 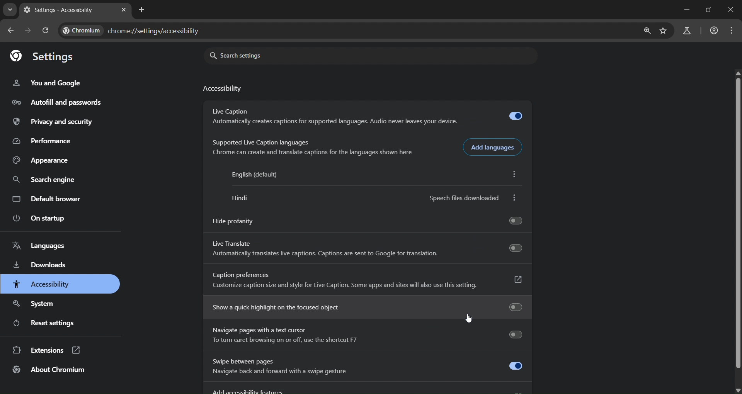 I want to click on add languages, so click(x=497, y=148).